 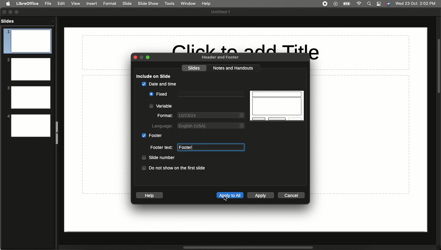 What do you see at coordinates (110, 3) in the screenshot?
I see `Format` at bounding box center [110, 3].